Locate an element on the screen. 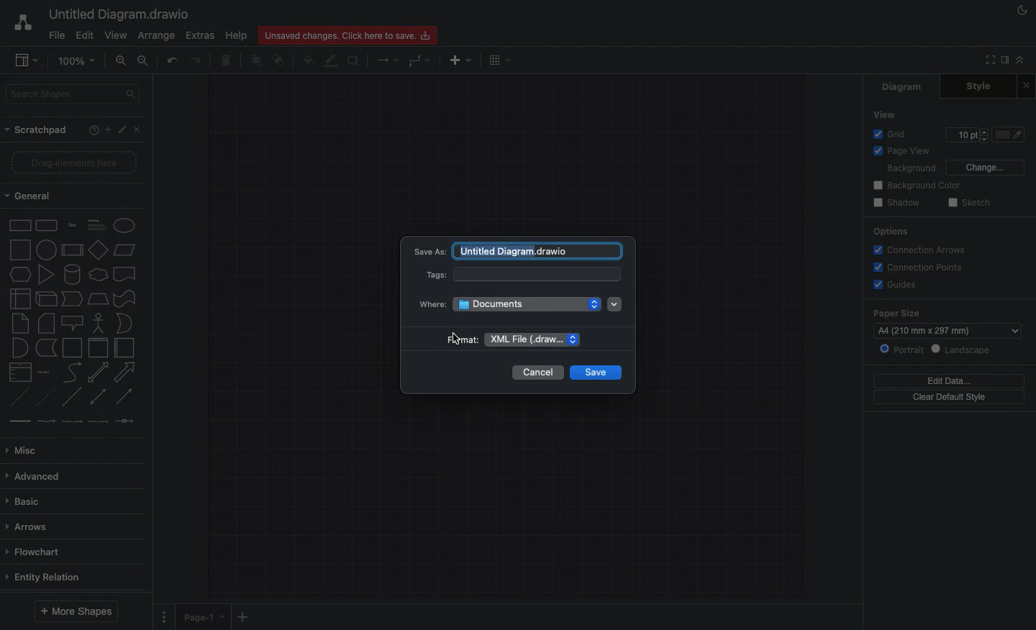  Drag elements here is located at coordinates (71, 164).